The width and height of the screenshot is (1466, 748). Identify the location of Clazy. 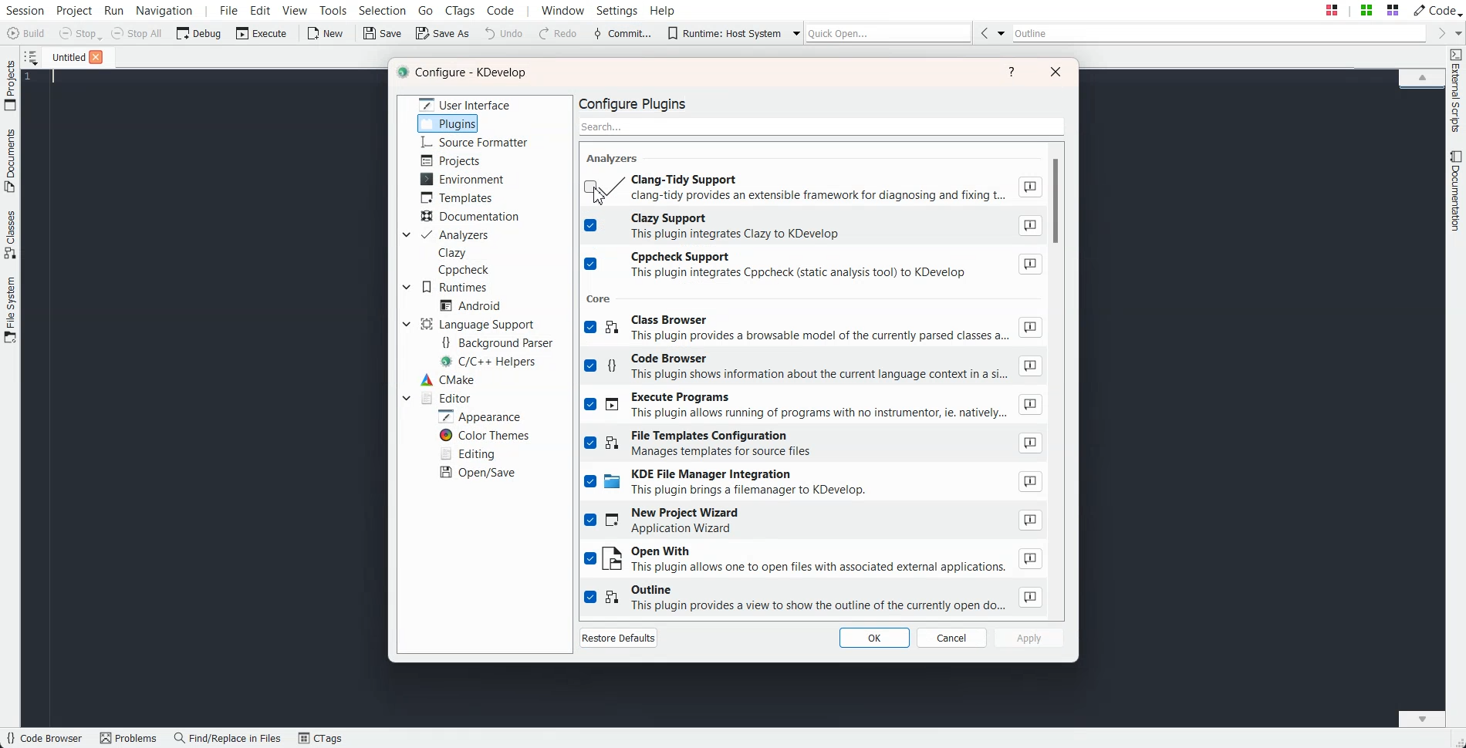
(453, 253).